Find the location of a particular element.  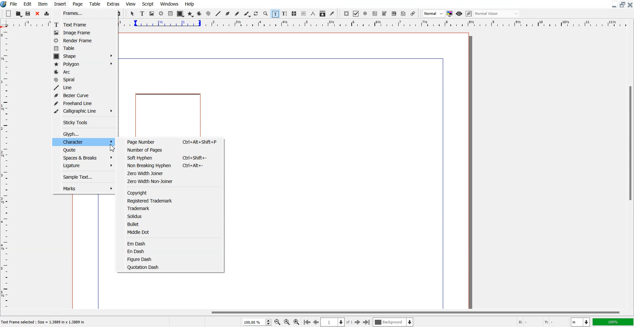

Vertical scale is located at coordinates (5, 169).